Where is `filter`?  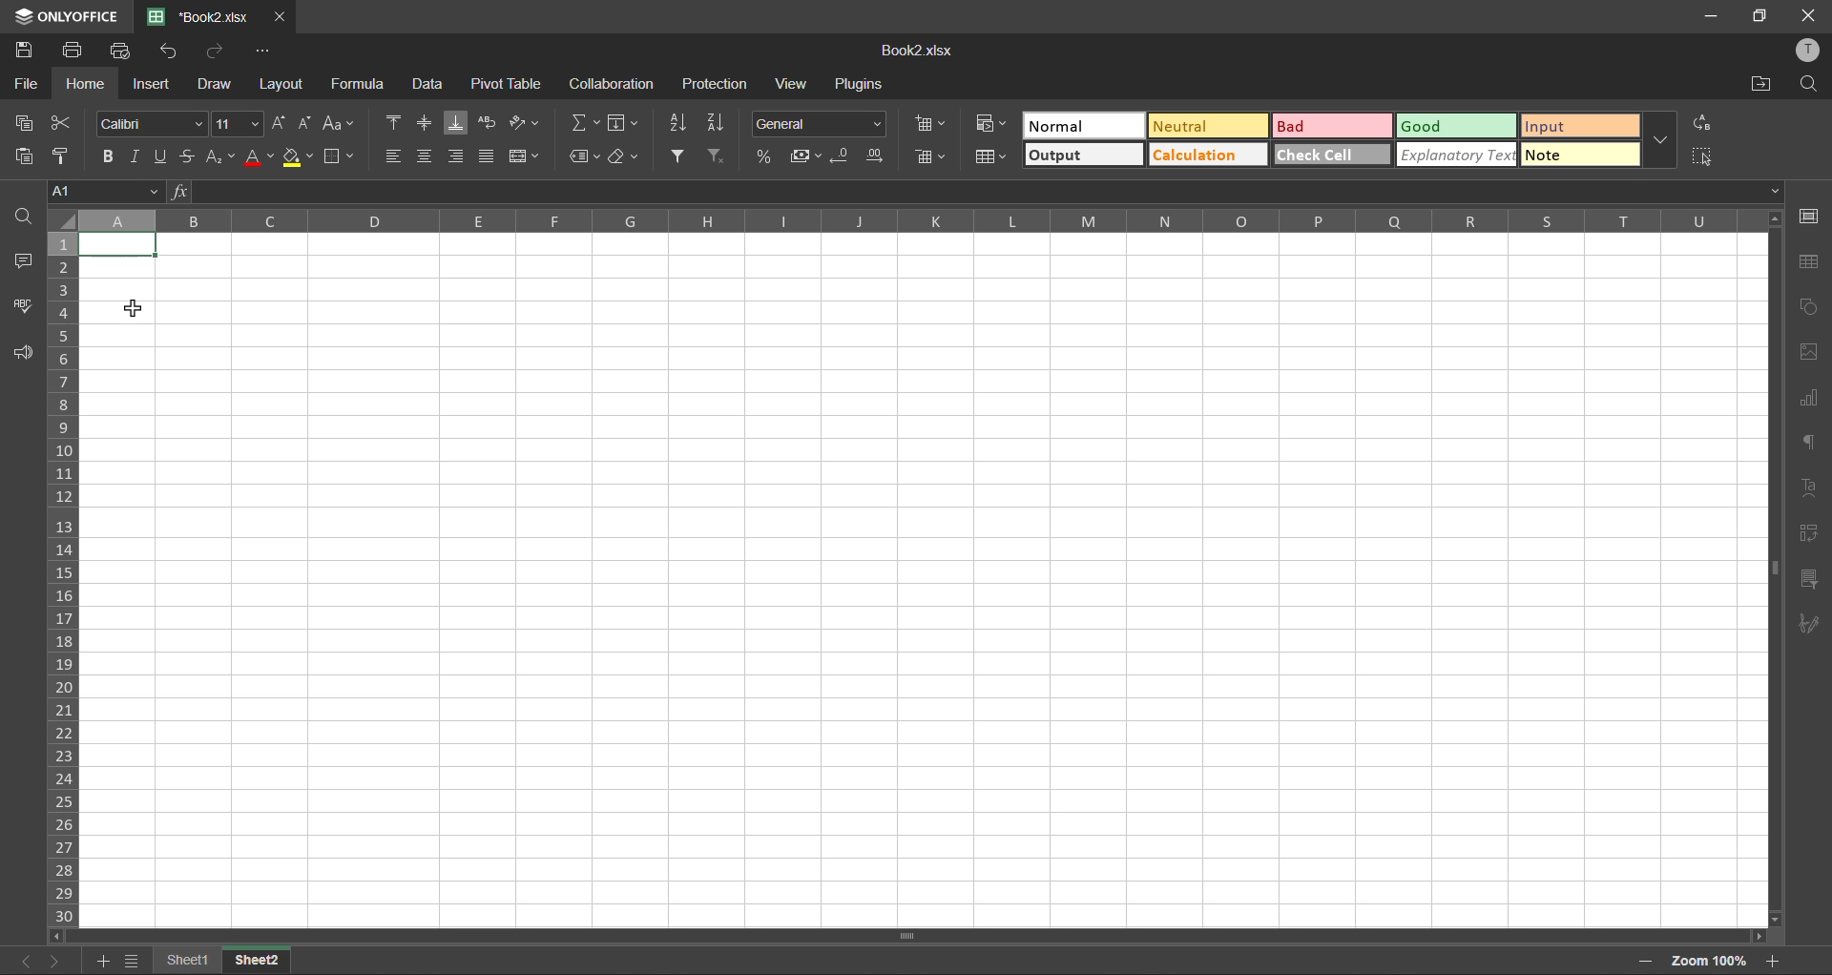 filter is located at coordinates (680, 156).